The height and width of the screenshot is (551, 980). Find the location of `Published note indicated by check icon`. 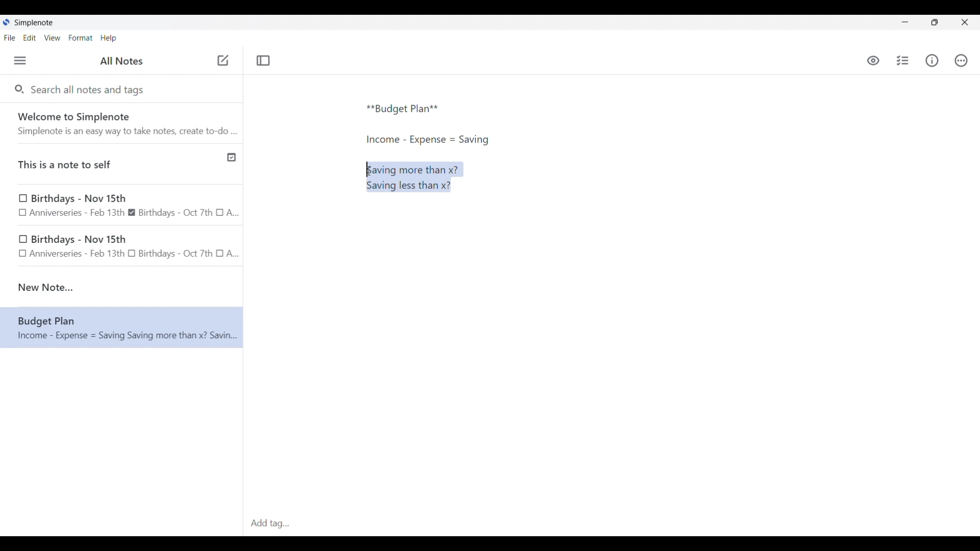

Published note indicated by check icon is located at coordinates (122, 164).